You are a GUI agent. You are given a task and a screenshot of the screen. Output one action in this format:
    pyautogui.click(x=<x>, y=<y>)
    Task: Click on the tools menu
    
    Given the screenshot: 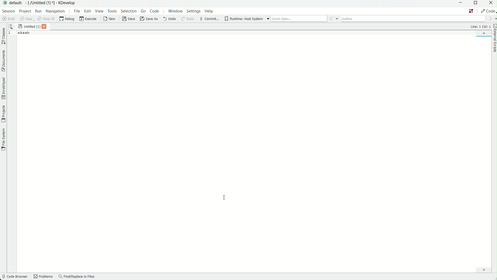 What is the action you would take?
    pyautogui.click(x=112, y=11)
    